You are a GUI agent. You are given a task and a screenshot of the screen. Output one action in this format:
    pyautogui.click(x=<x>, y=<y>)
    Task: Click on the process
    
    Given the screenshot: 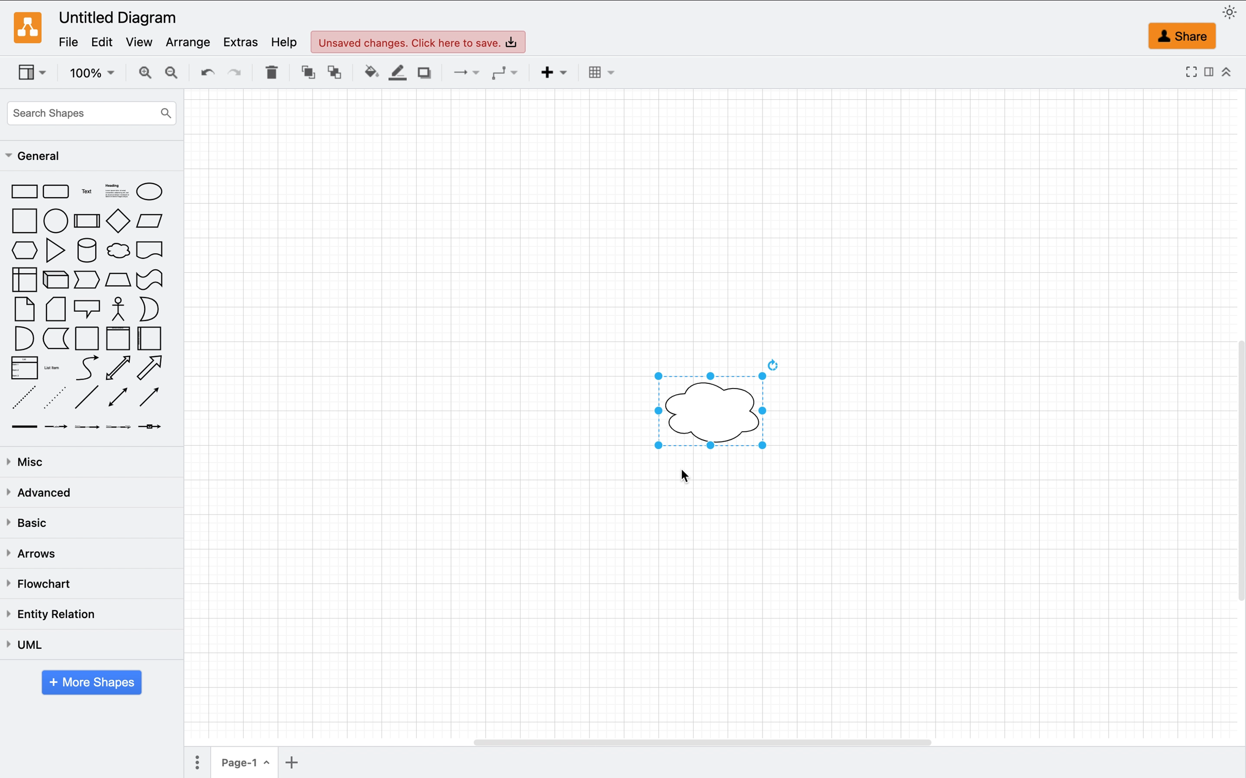 What is the action you would take?
    pyautogui.click(x=87, y=220)
    